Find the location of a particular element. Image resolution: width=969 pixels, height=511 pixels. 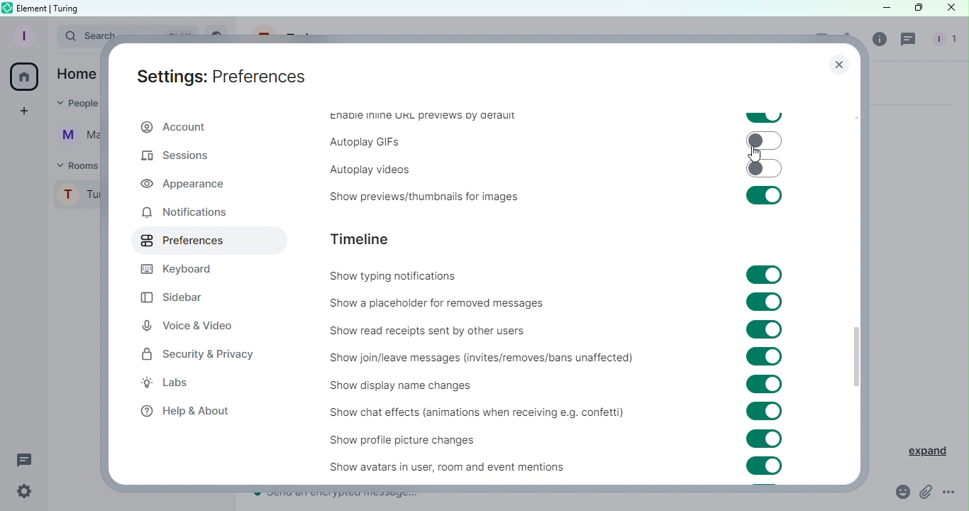

Emoji is located at coordinates (897, 493).